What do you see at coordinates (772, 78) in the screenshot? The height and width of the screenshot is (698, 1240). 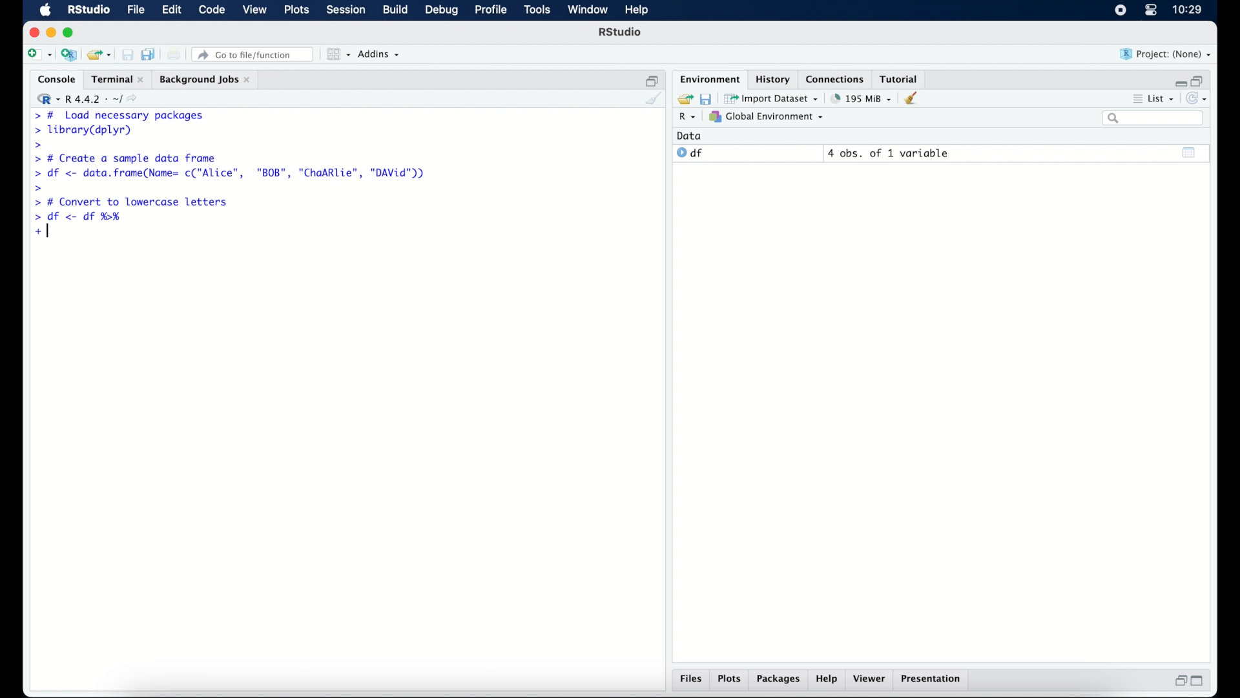 I see `history` at bounding box center [772, 78].